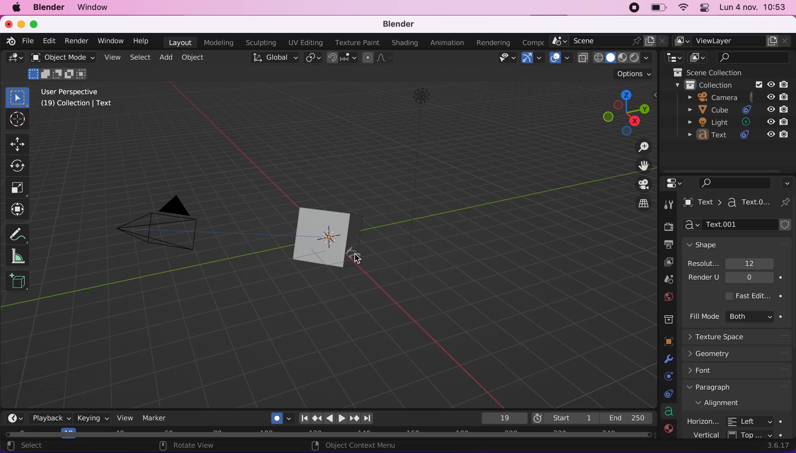 The width and height of the screenshot is (796, 453). I want to click on file, so click(28, 40).